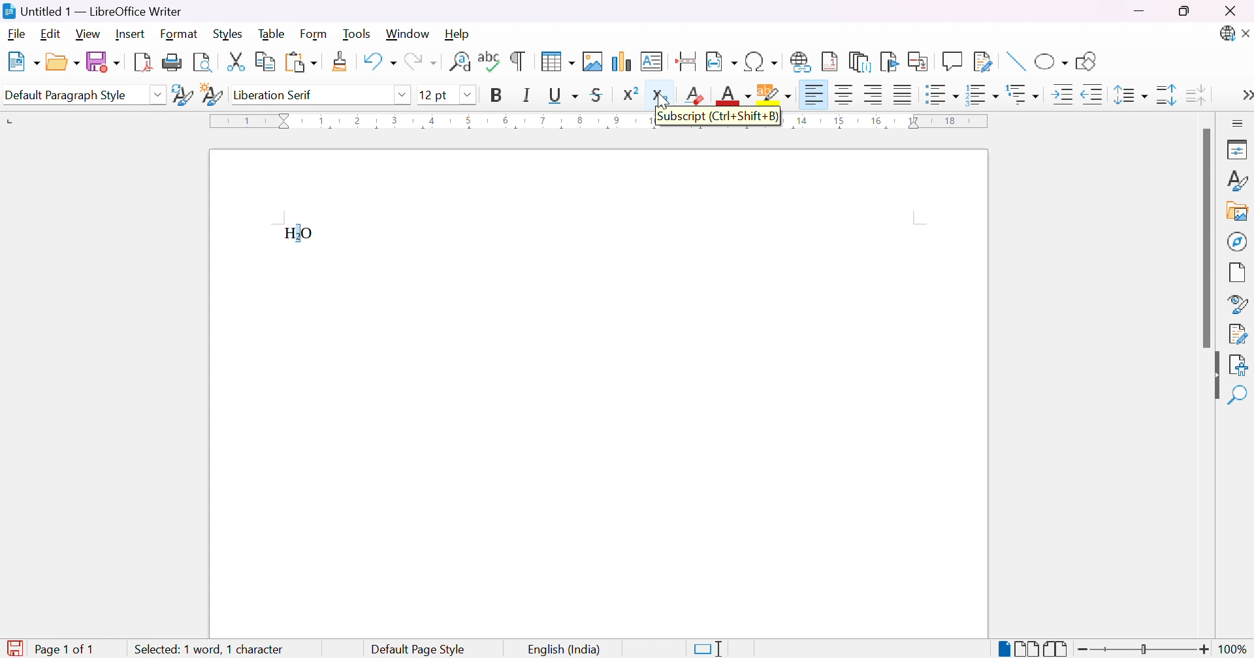  I want to click on Insert image, so click(594, 61).